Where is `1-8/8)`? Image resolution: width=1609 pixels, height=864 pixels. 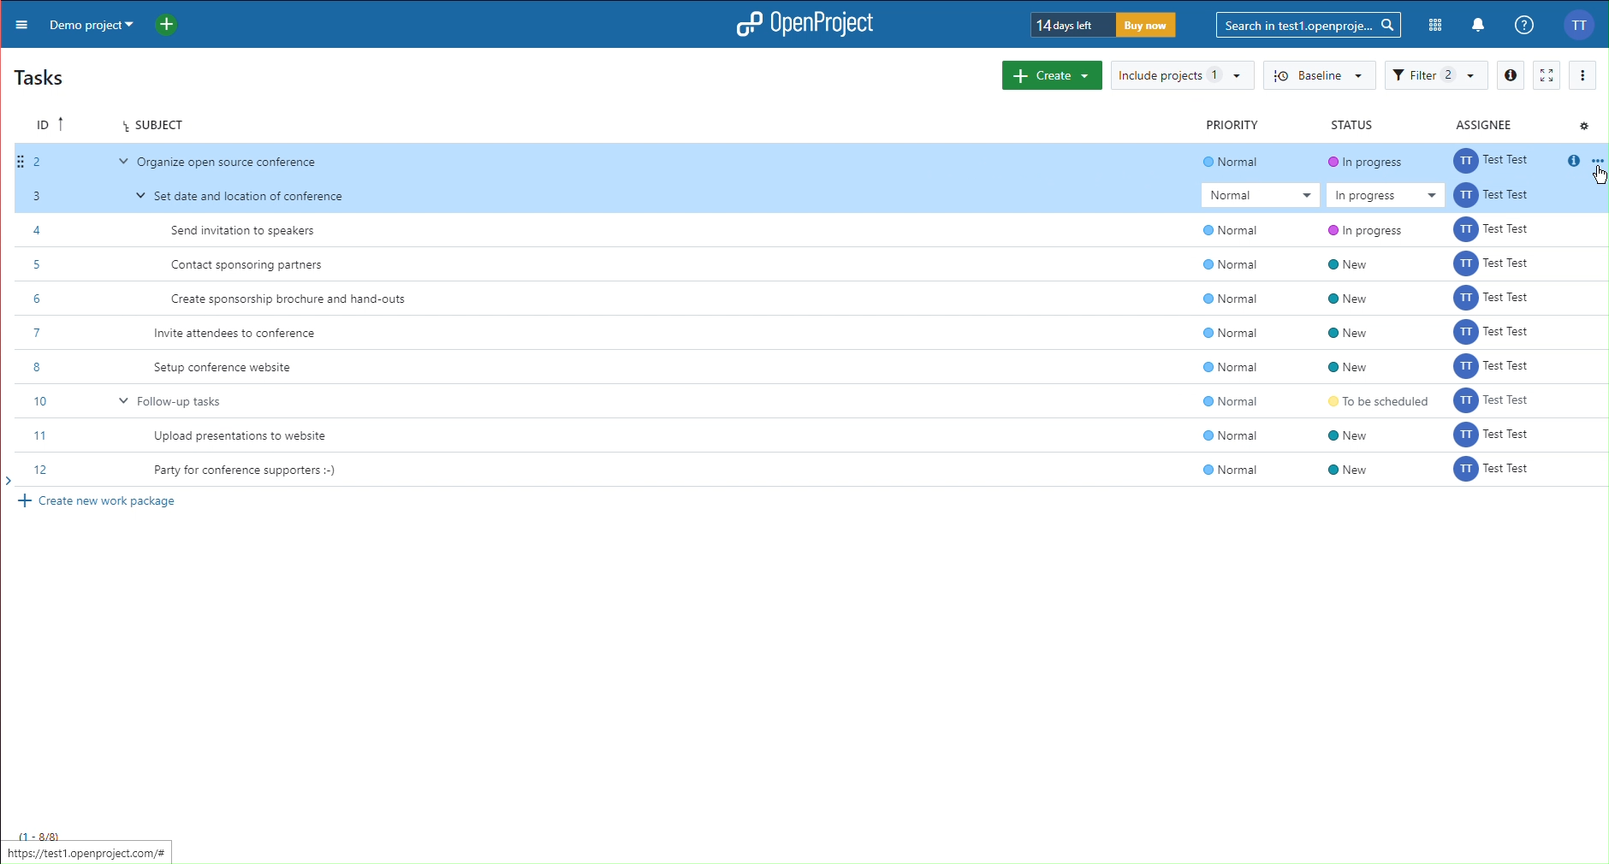 1-8/8) is located at coordinates (46, 831).